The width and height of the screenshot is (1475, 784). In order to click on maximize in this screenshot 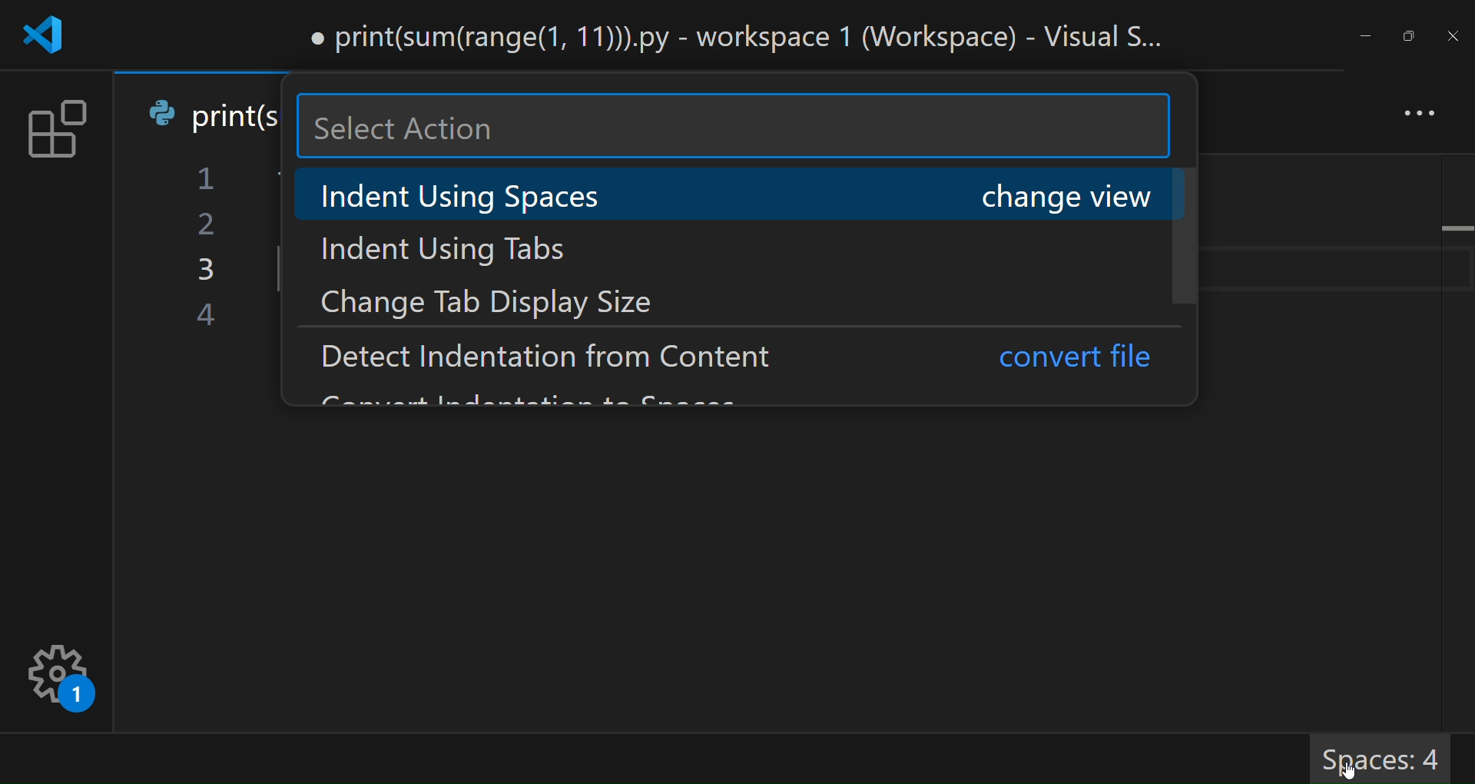, I will do `click(1413, 35)`.